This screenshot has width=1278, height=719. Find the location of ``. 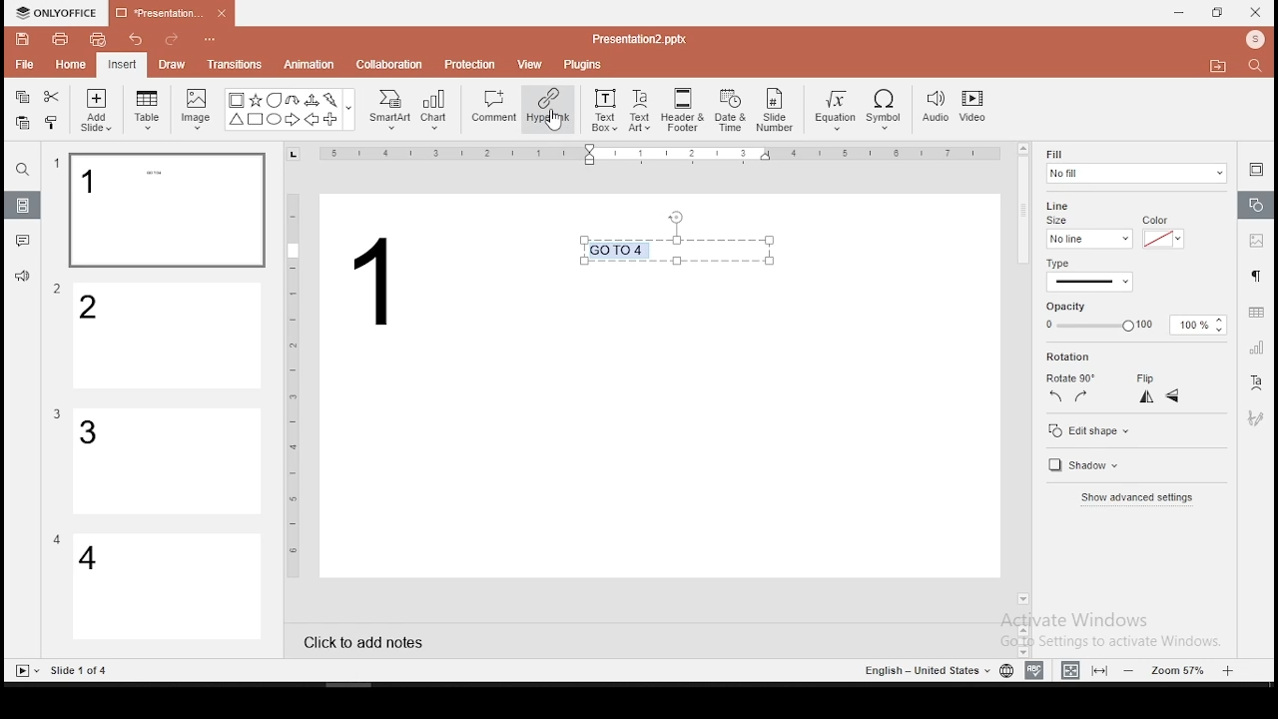

 is located at coordinates (57, 414).